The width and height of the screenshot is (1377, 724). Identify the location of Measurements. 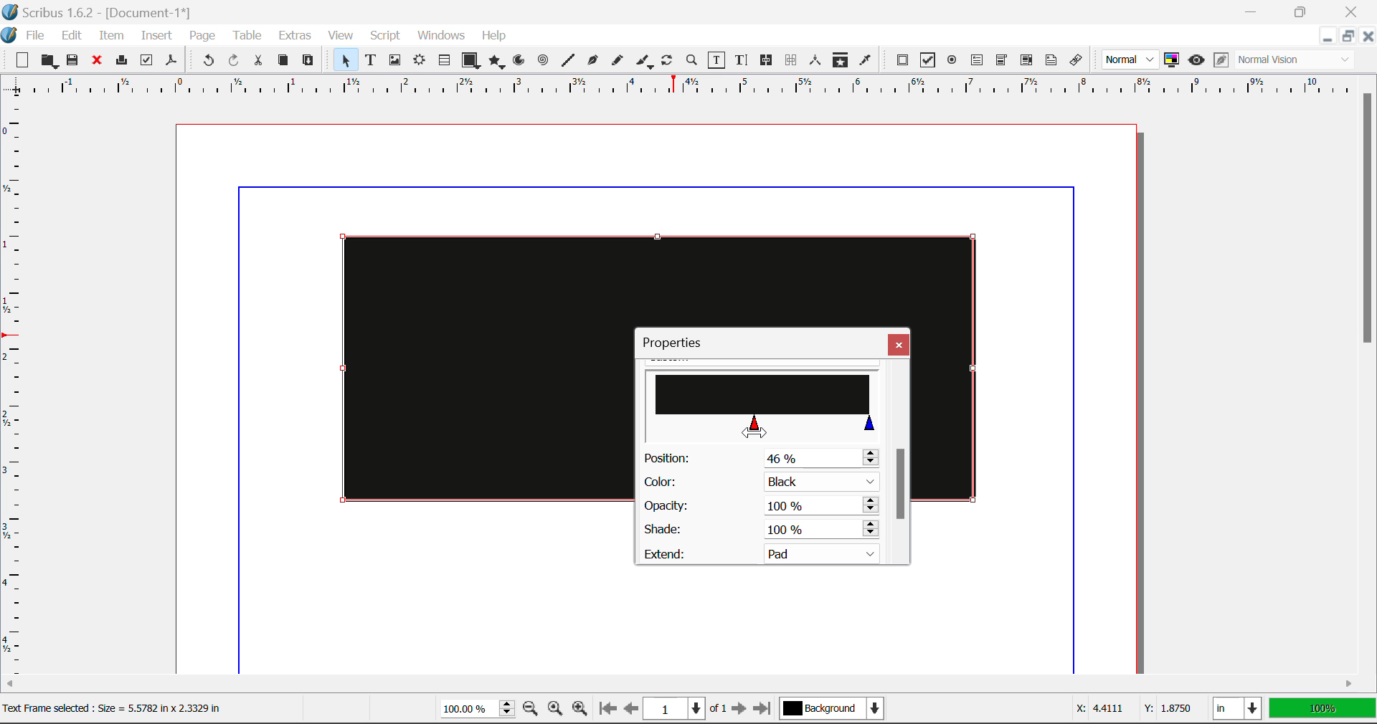
(816, 60).